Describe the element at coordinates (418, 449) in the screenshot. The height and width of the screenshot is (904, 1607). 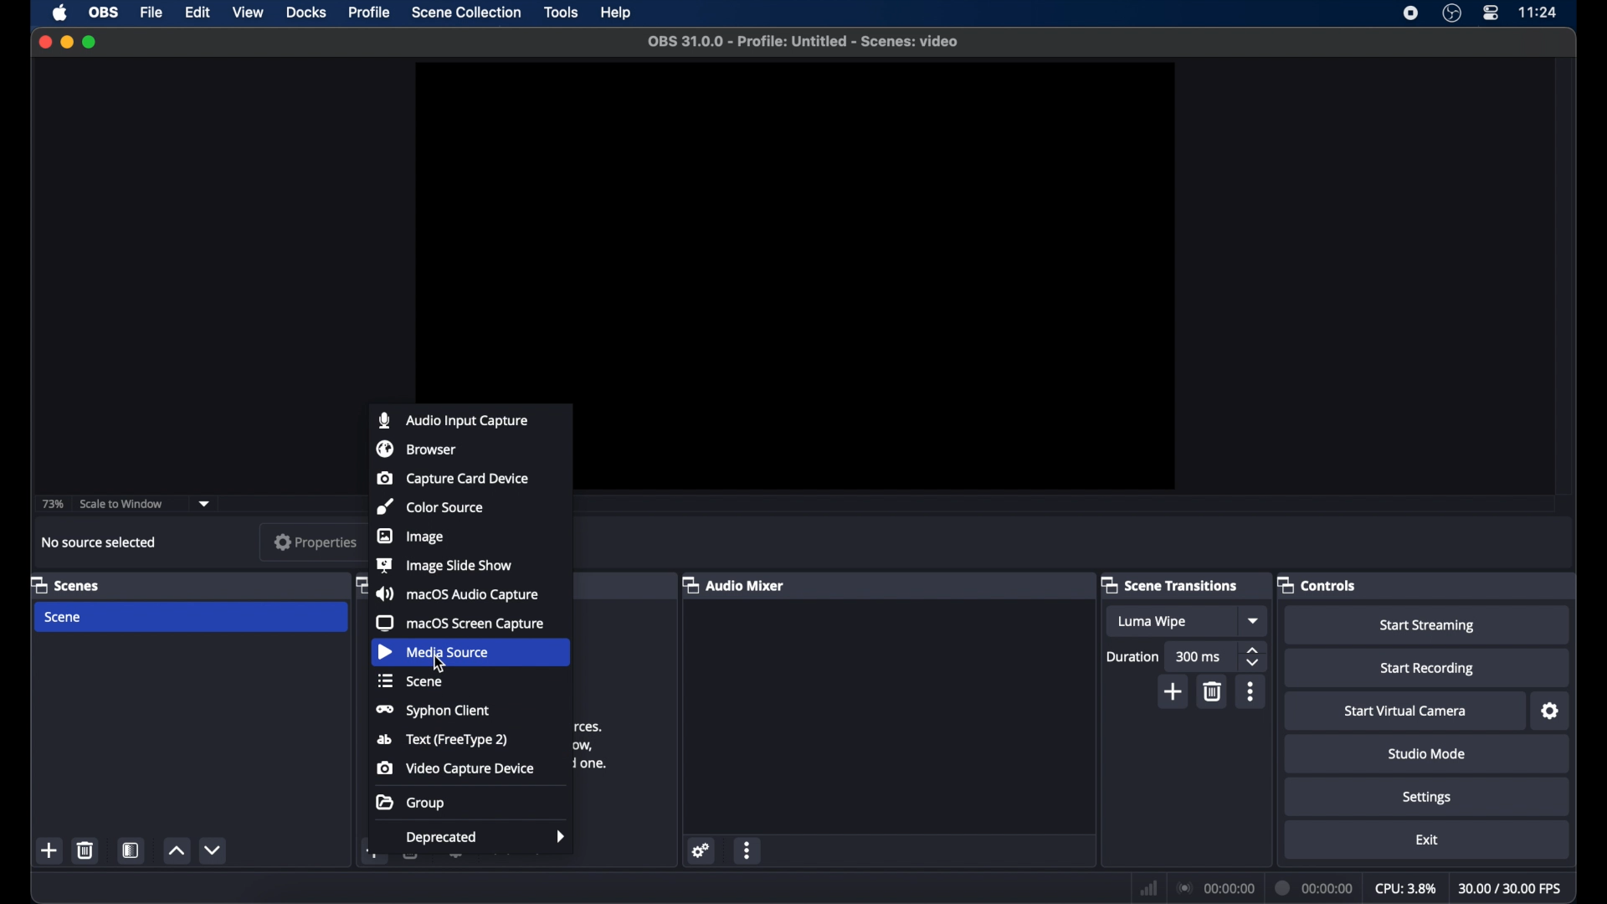
I see `browser` at that location.